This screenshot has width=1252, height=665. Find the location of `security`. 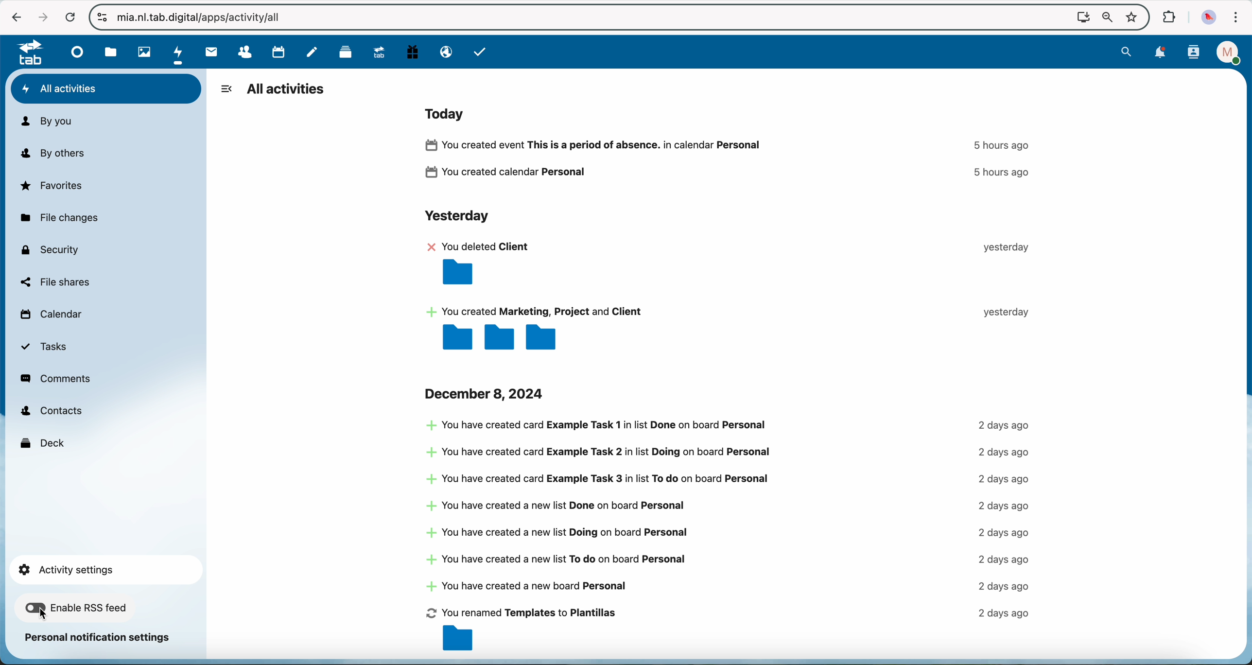

security is located at coordinates (49, 249).